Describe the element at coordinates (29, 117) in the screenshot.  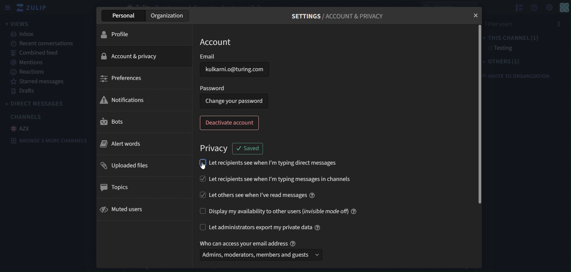
I see `channels` at that location.